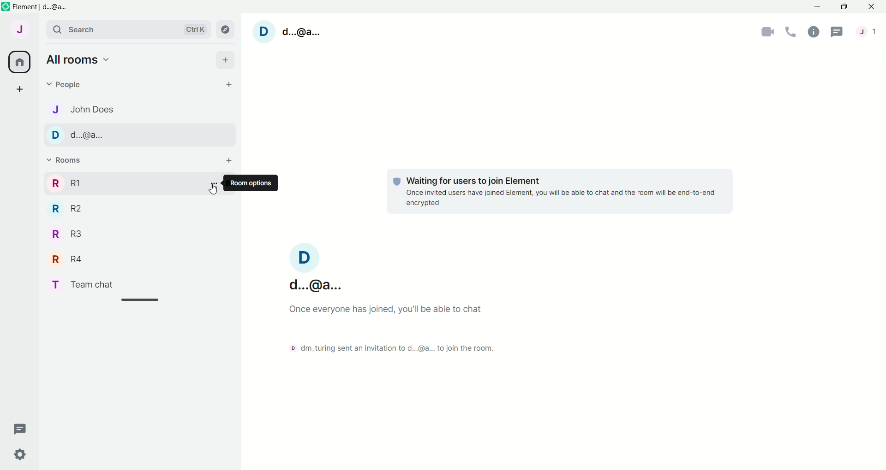 This screenshot has width=886, height=470. I want to click on Add Rooms, so click(232, 162).